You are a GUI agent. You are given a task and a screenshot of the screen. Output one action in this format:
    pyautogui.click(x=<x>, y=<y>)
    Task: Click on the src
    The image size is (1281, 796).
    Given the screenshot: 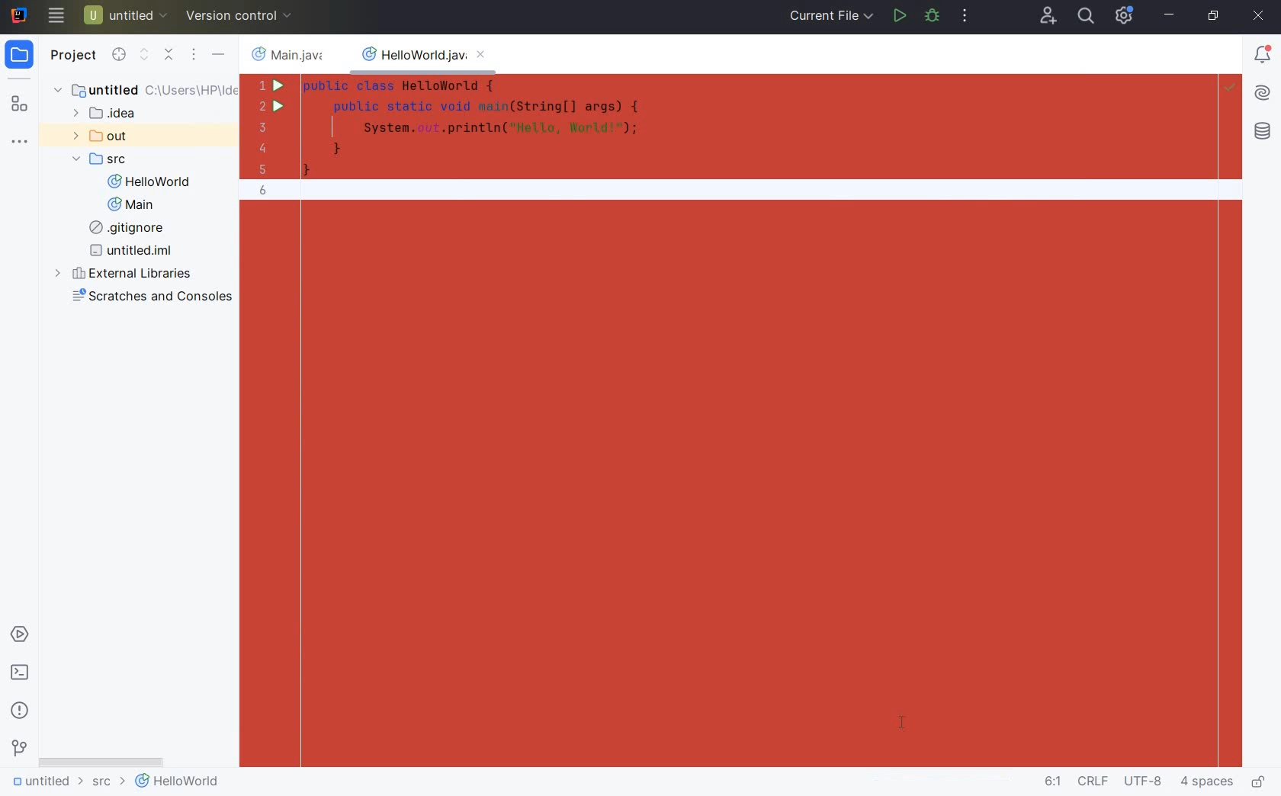 What is the action you would take?
    pyautogui.click(x=107, y=785)
    